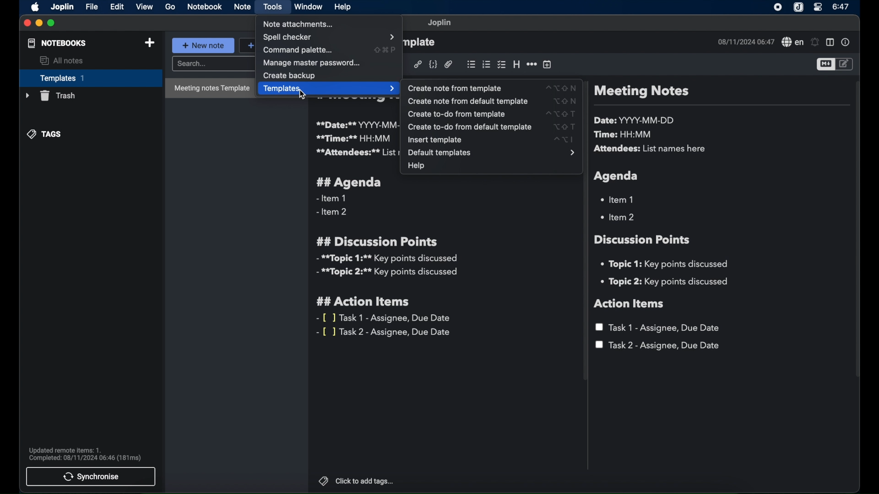 The image size is (879, 494). Describe the element at coordinates (38, 23) in the screenshot. I see `minimize` at that location.